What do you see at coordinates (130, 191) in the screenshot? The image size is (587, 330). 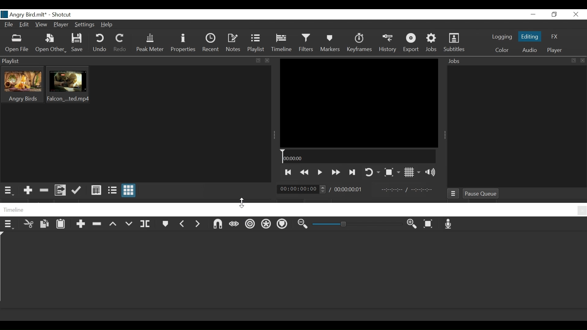 I see `View as icon` at bounding box center [130, 191].